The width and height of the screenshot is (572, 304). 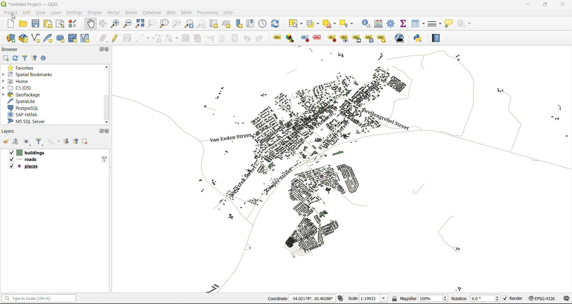 What do you see at coordinates (4, 142) in the screenshot?
I see `open` at bounding box center [4, 142].